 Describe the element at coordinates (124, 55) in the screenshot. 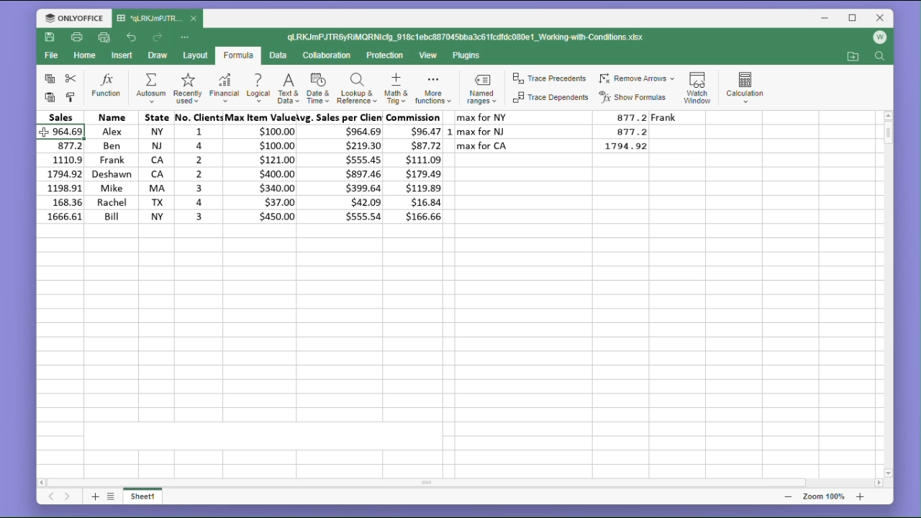

I see `insert` at that location.